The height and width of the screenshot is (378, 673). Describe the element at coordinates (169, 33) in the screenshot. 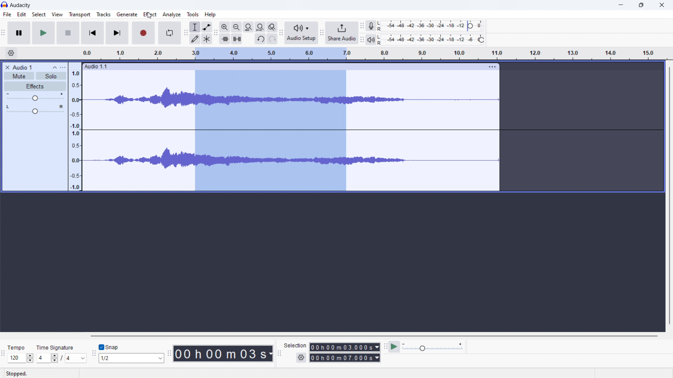

I see `enable looping` at that location.